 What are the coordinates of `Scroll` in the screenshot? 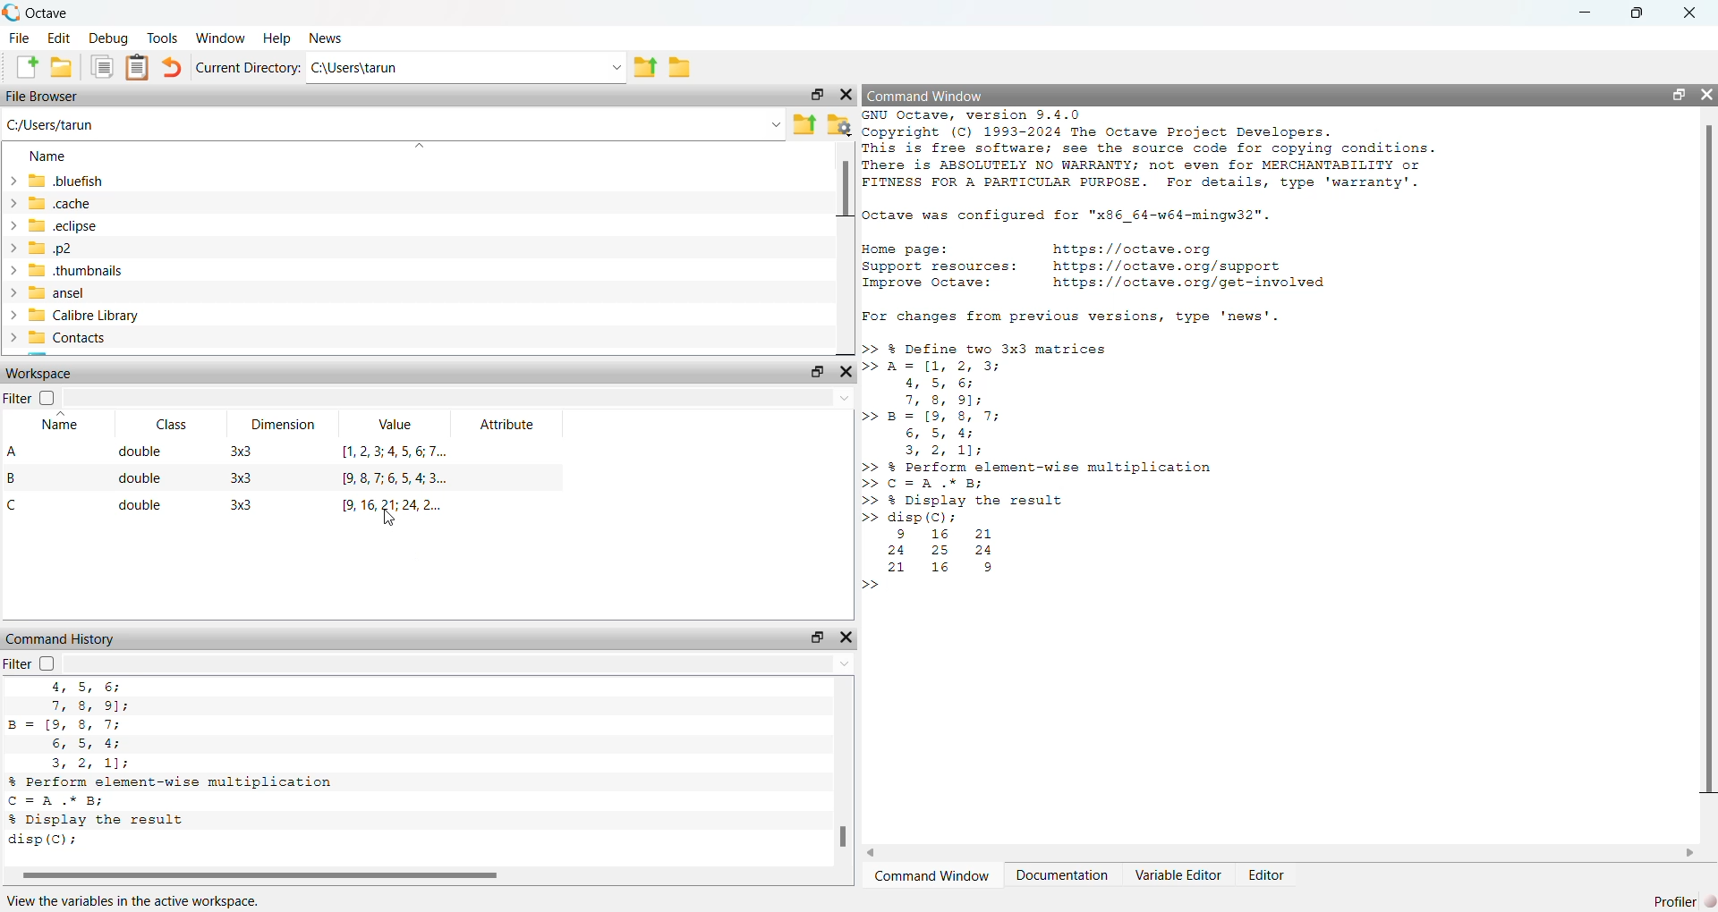 It's located at (1709, 484).